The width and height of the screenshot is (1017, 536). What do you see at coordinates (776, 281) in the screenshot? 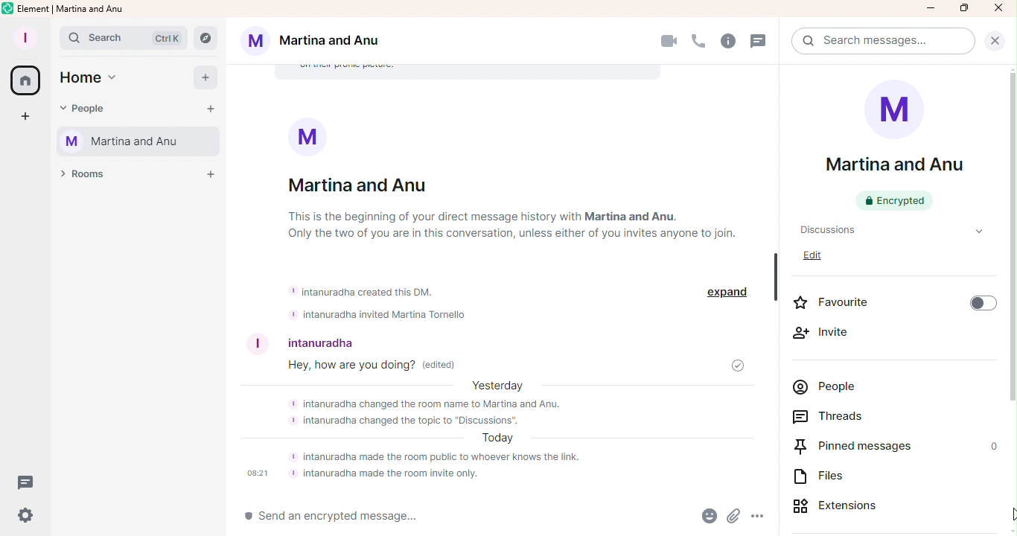
I see `Scroll Bar` at bounding box center [776, 281].